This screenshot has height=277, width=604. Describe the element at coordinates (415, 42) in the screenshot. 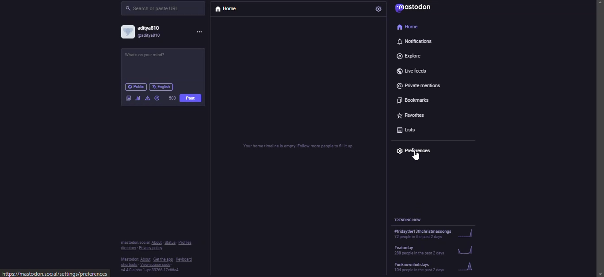

I see `notifications` at that location.